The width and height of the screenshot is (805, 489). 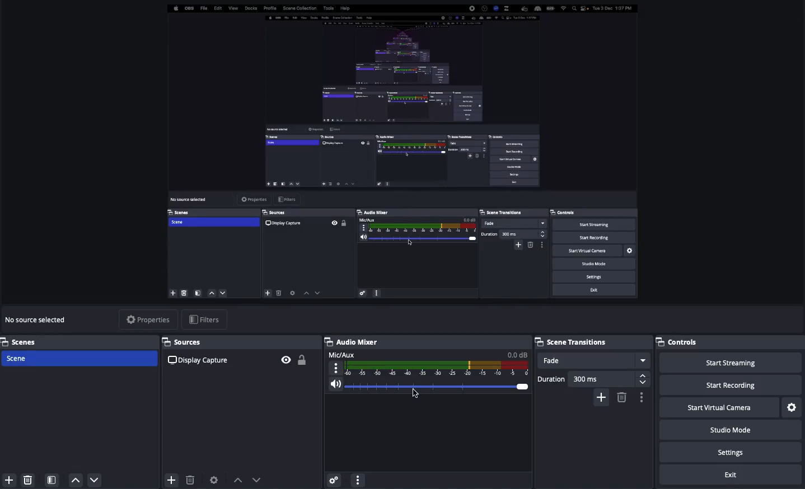 What do you see at coordinates (215, 479) in the screenshot?
I see `Source preferences ` at bounding box center [215, 479].